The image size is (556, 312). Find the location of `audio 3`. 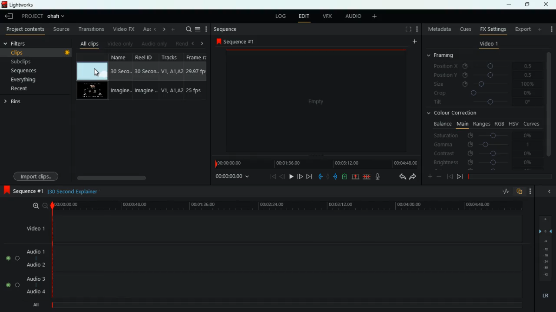

audio 3 is located at coordinates (35, 279).